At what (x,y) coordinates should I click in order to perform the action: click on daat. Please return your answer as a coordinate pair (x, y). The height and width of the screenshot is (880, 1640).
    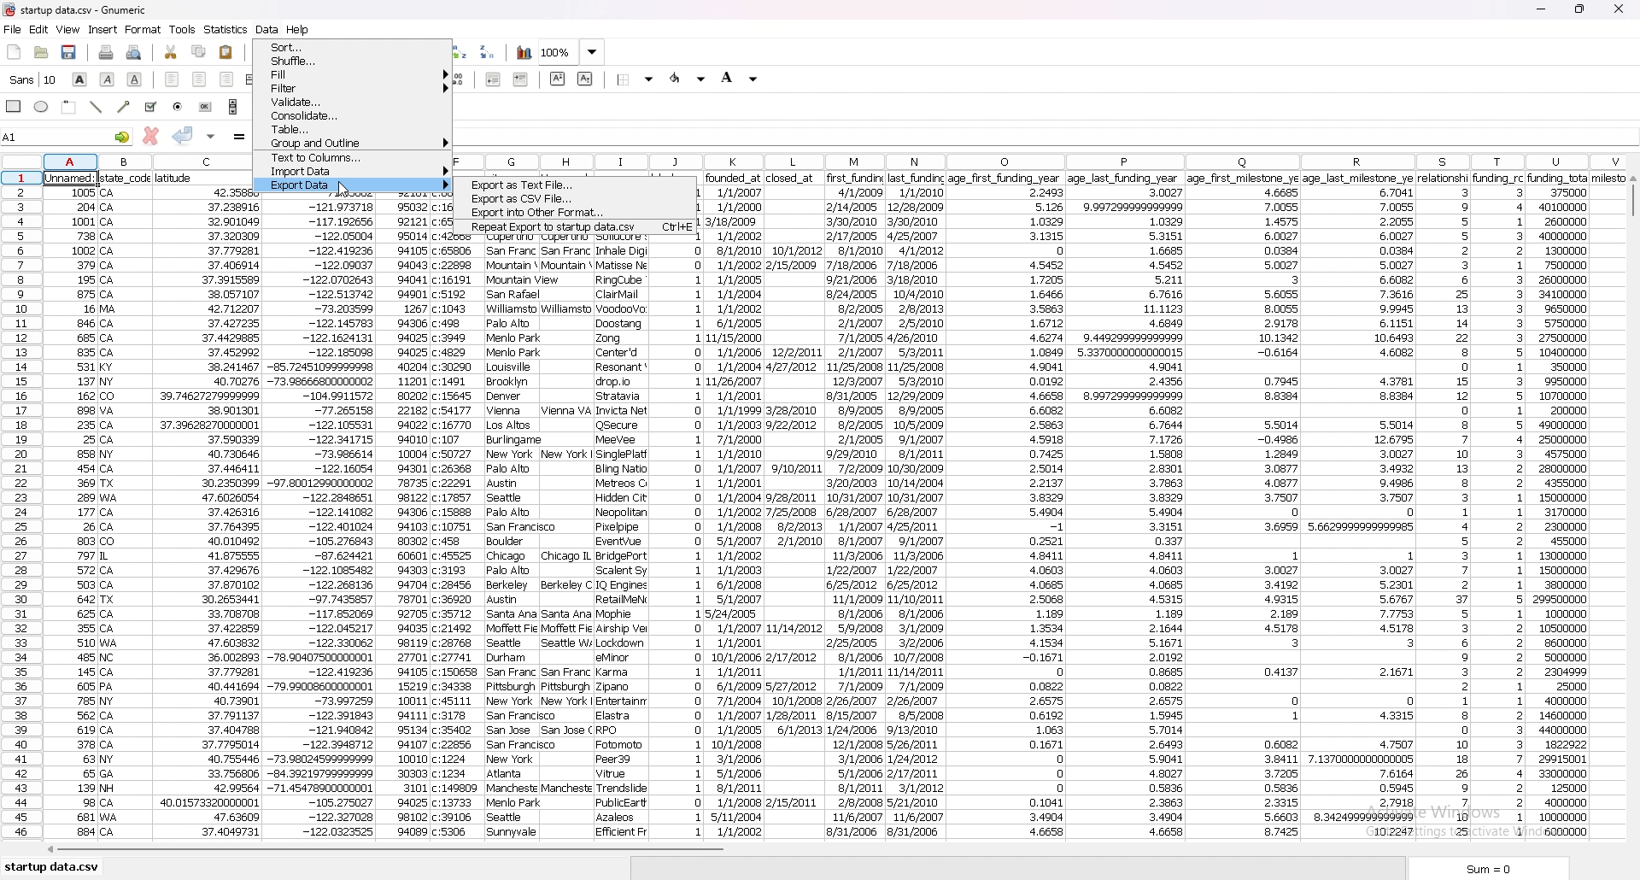
    Looking at the image, I should click on (458, 537).